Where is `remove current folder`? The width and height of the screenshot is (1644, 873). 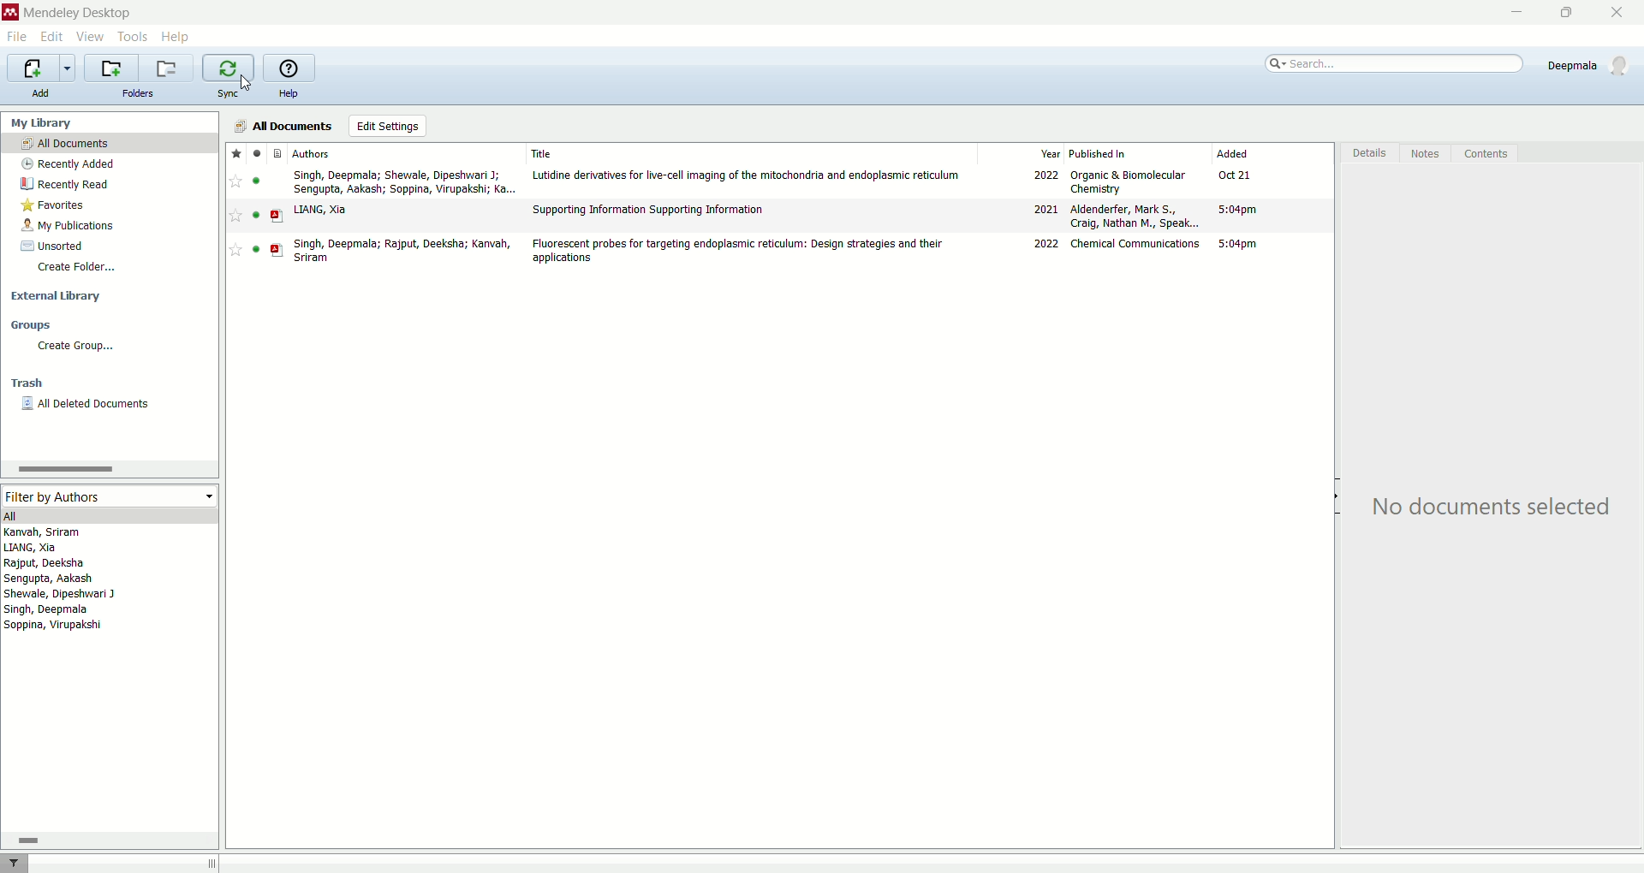 remove current folder is located at coordinates (165, 68).